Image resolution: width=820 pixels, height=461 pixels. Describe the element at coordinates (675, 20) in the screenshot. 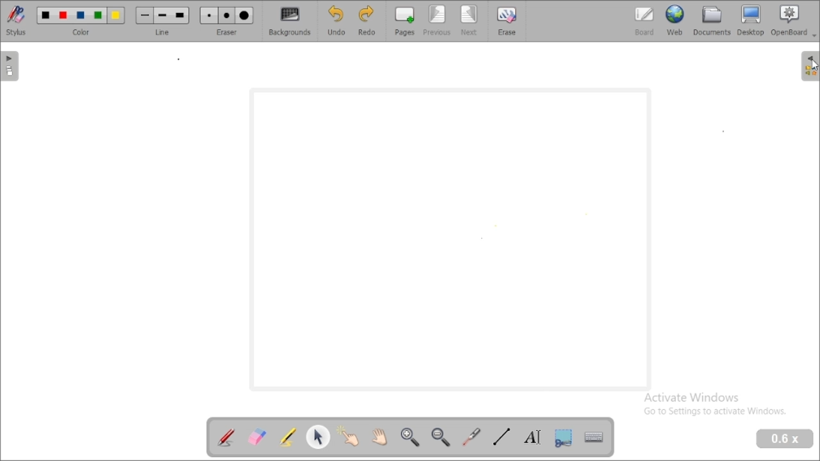

I see `web` at that location.